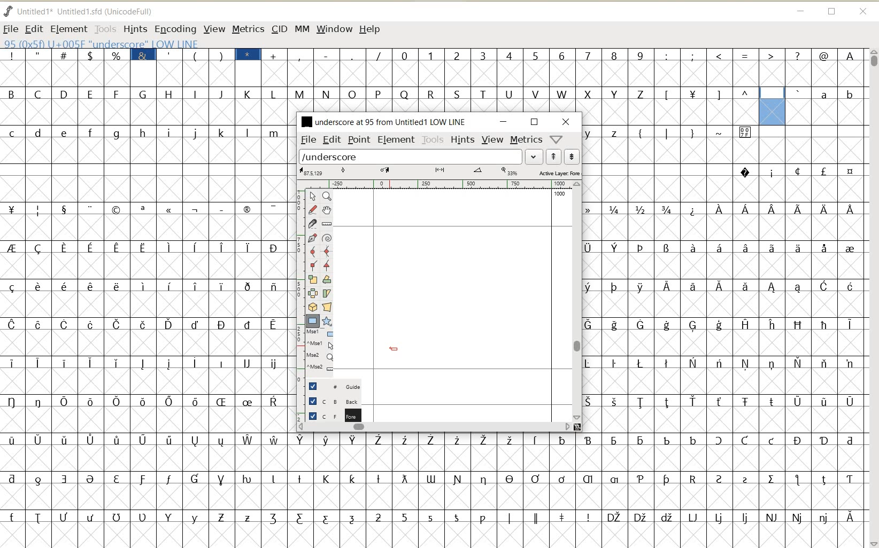 The image size is (879, 548). I want to click on Rotate the selection, so click(327, 279).